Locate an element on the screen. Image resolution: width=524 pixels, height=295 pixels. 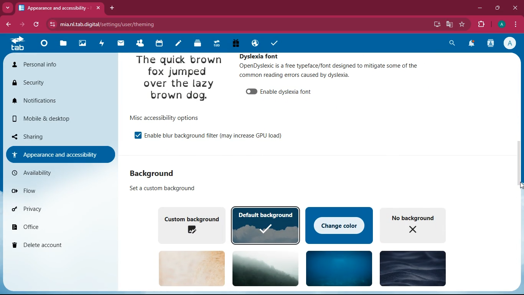
no background is located at coordinates (416, 225).